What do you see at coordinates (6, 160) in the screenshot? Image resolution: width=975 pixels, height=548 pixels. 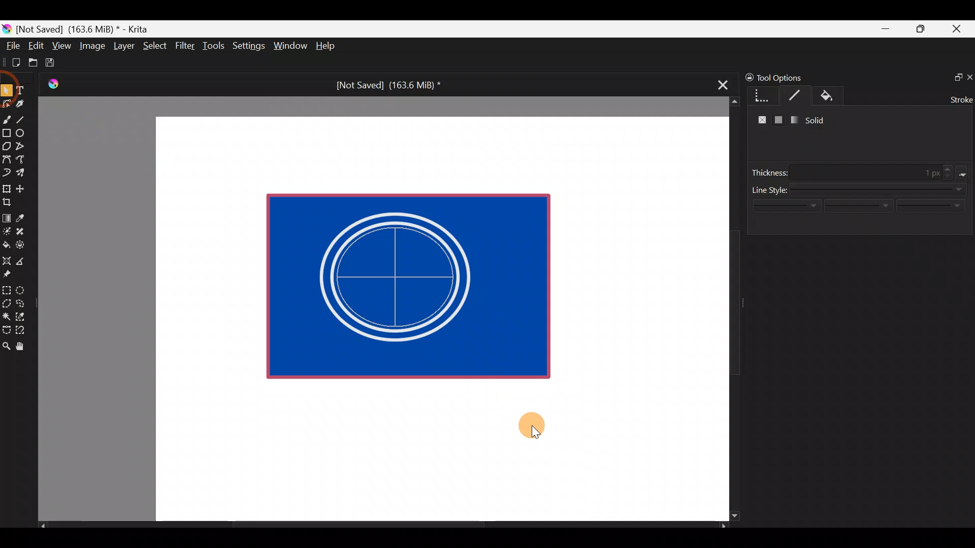 I see `Bezier curve tool` at bounding box center [6, 160].